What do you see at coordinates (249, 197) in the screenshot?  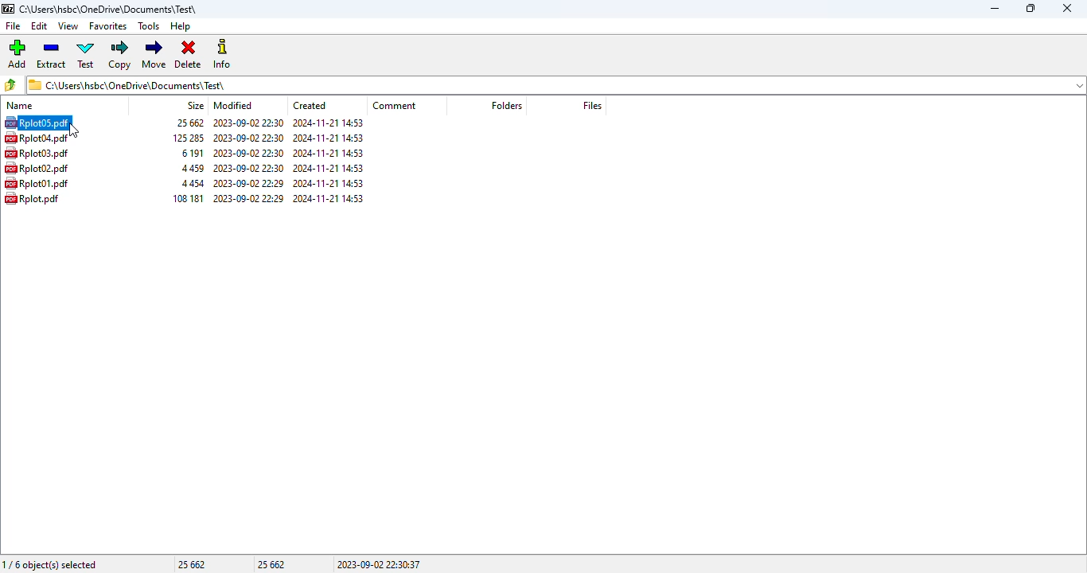 I see `modified date & time` at bounding box center [249, 197].